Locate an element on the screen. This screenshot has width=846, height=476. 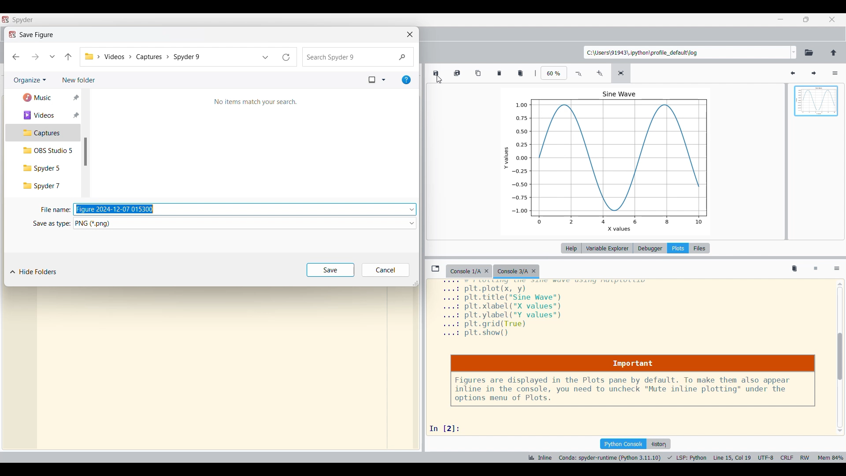
Text box is located at coordinates (240, 209).